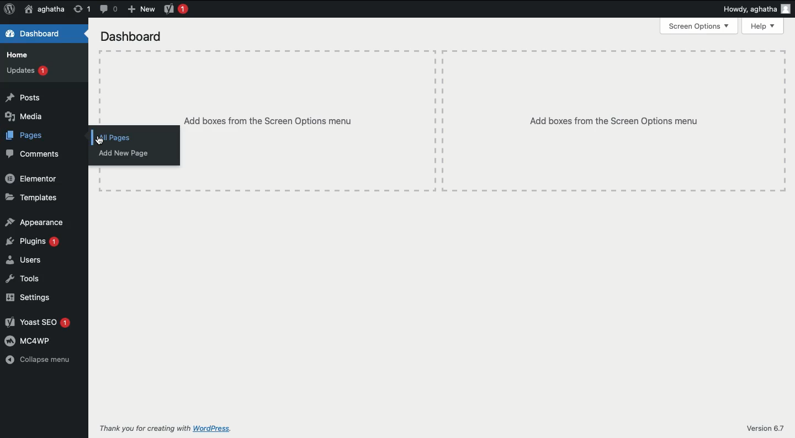  What do you see at coordinates (34, 34) in the screenshot?
I see `Dashboard` at bounding box center [34, 34].